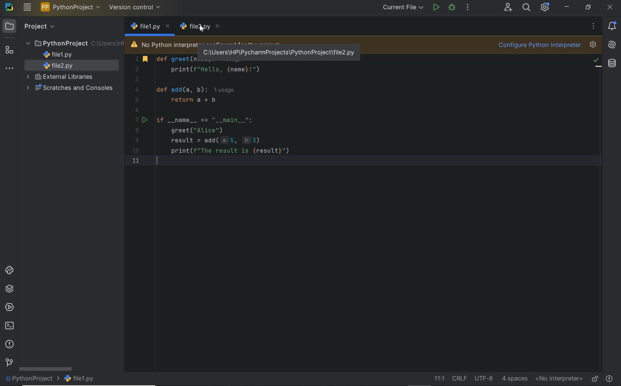 This screenshot has width=621, height=386. I want to click on file name, so click(80, 379).